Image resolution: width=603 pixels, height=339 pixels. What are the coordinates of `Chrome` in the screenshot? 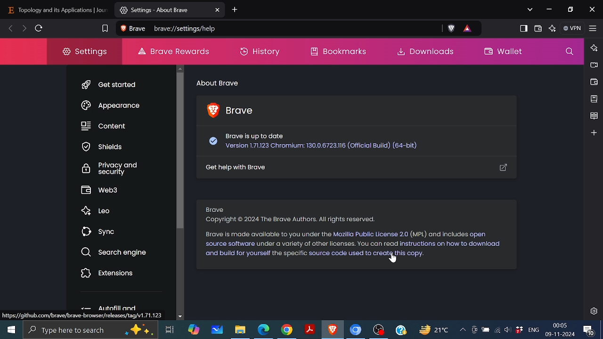 It's located at (287, 331).